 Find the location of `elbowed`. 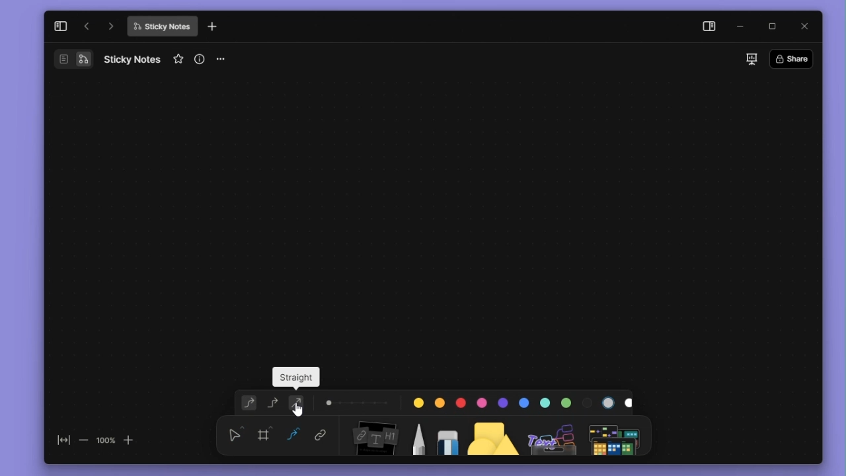

elbowed is located at coordinates (273, 401).